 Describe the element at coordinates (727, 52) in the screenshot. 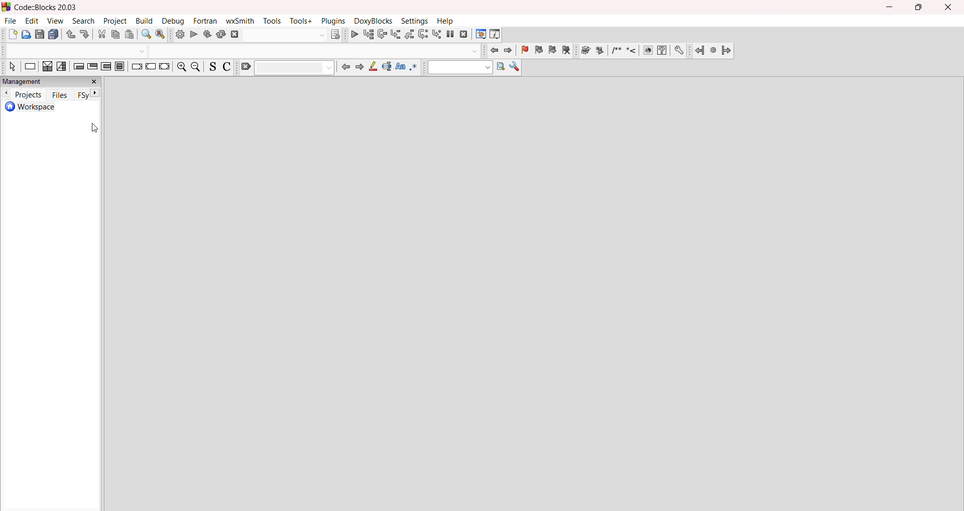

I see `Forward jump` at that location.